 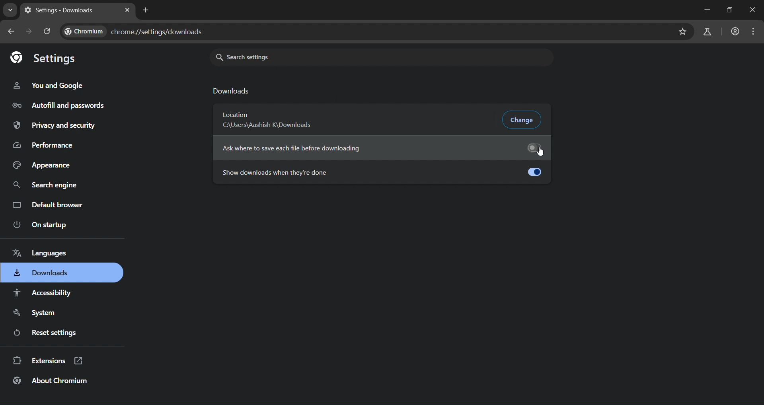 I want to click on system, so click(x=33, y=313).